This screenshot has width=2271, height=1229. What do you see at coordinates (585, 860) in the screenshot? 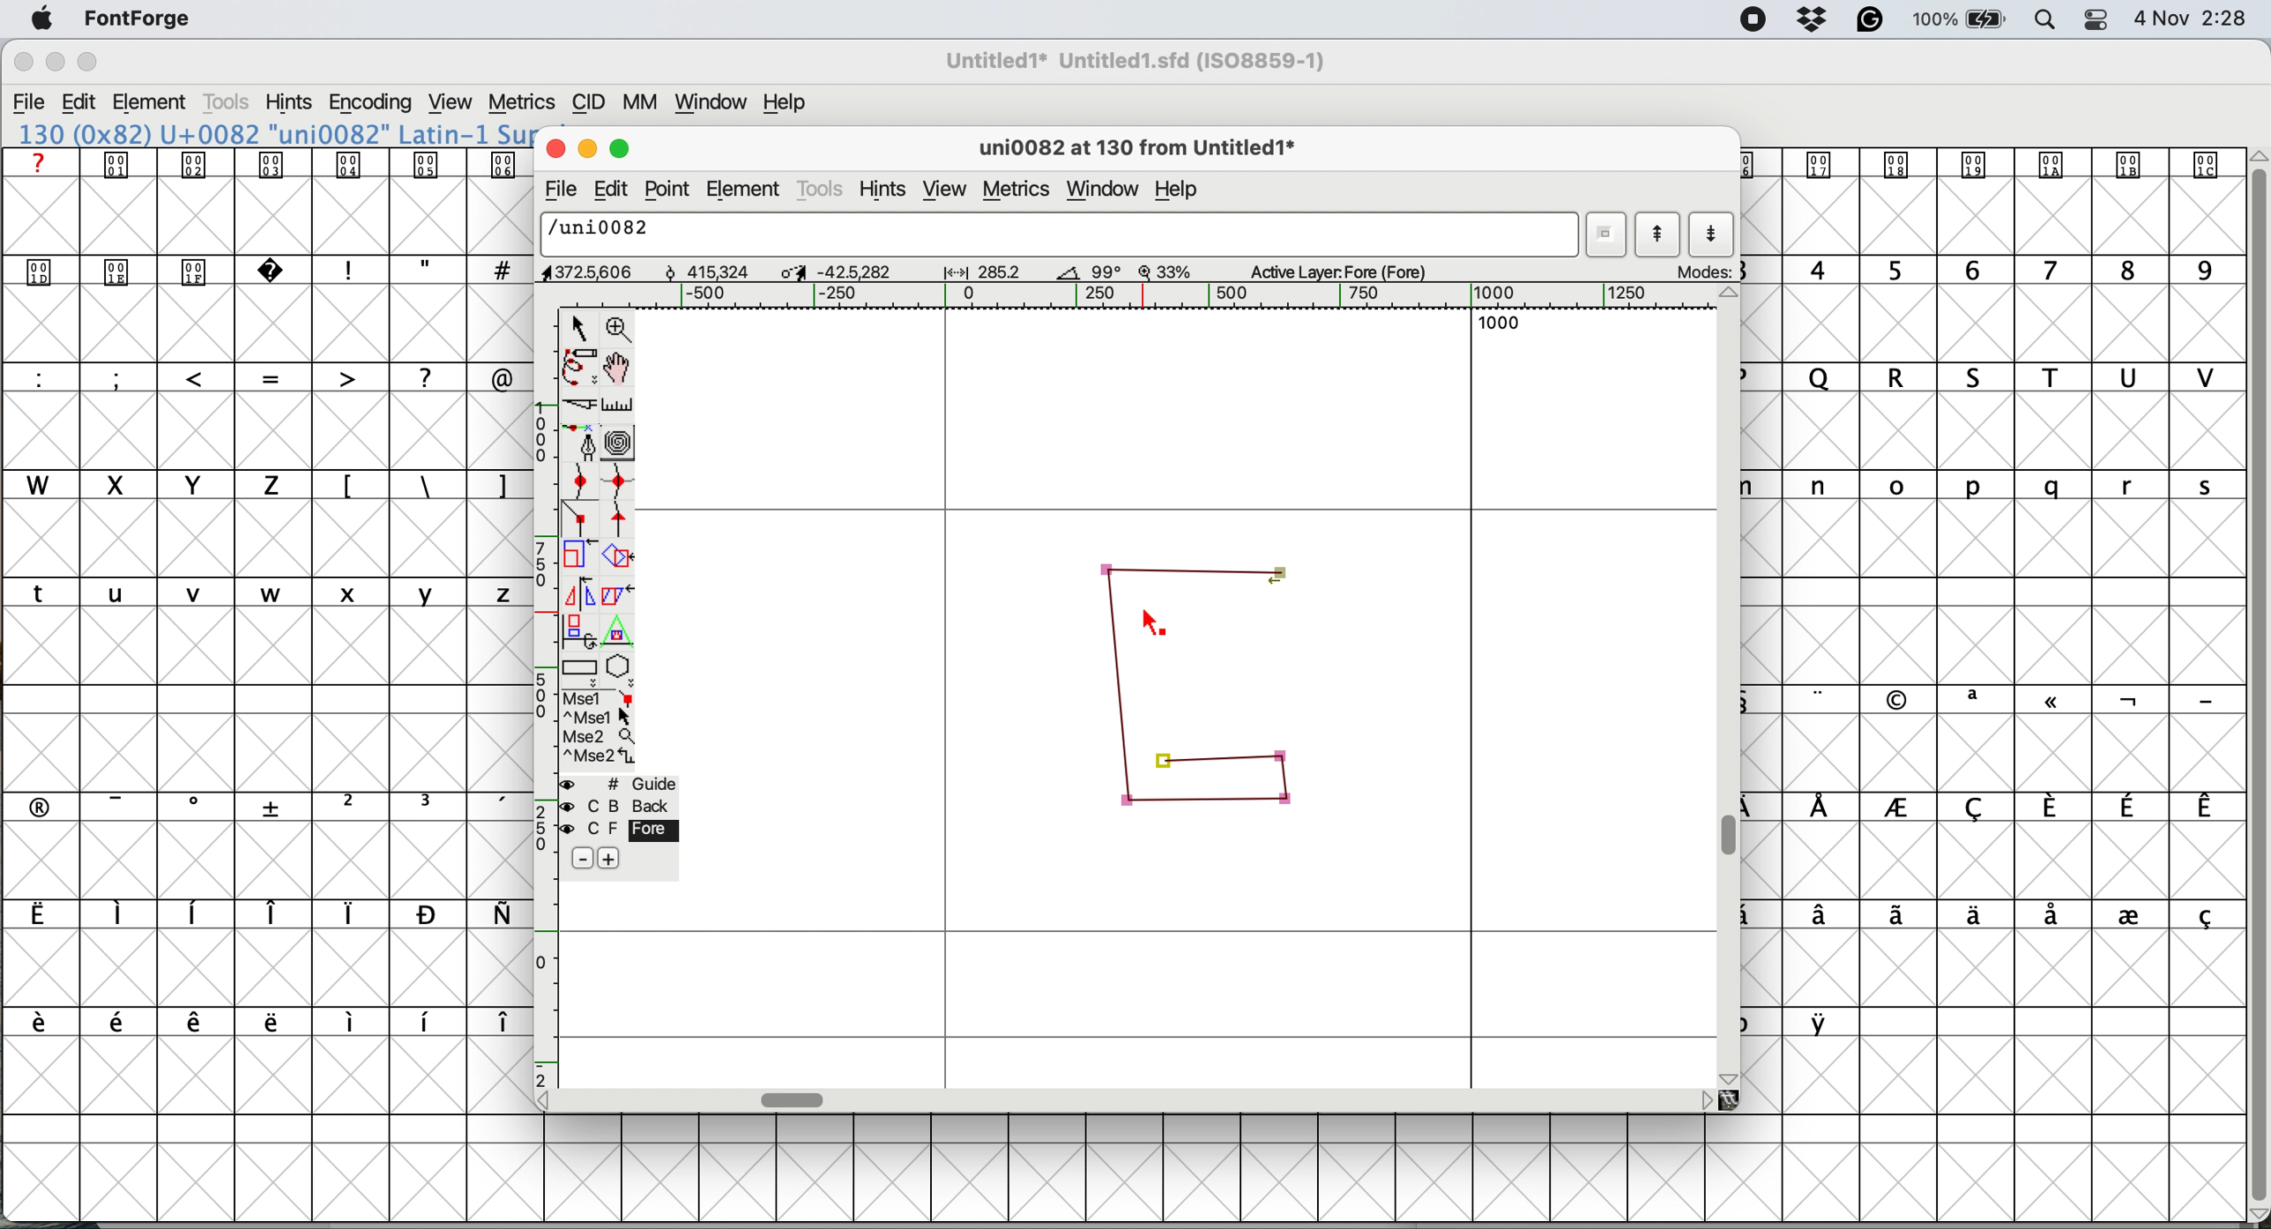
I see `remove` at bounding box center [585, 860].